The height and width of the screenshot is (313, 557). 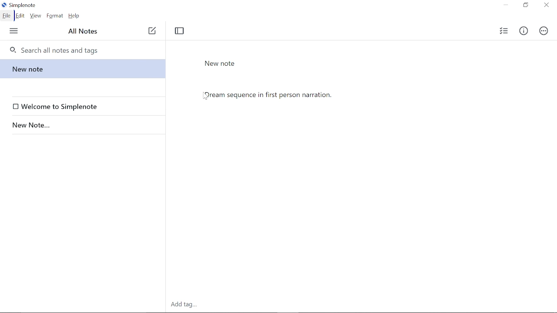 What do you see at coordinates (310, 63) in the screenshot?
I see `Space for title` at bounding box center [310, 63].